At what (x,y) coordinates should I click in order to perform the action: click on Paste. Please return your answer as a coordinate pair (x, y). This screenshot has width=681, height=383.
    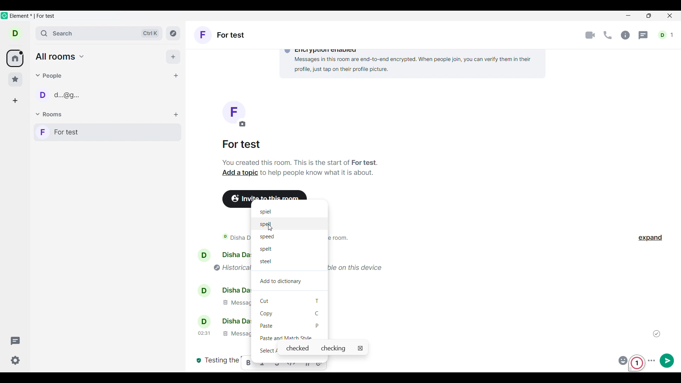
    Looking at the image, I should click on (290, 325).